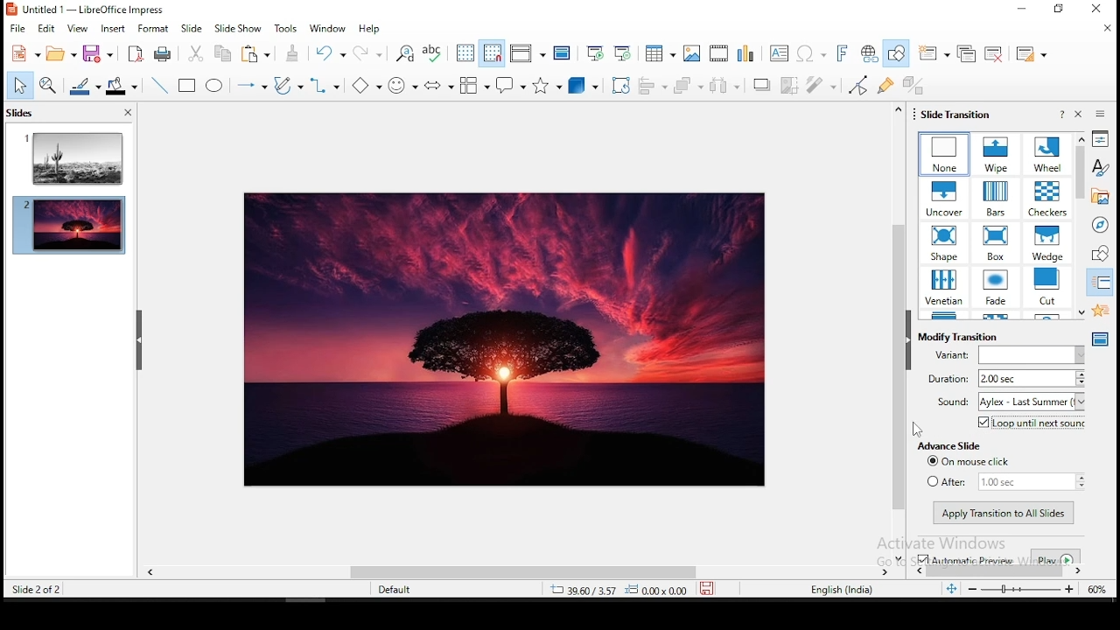 The image size is (1120, 630). Describe the element at coordinates (370, 31) in the screenshot. I see `help` at that location.